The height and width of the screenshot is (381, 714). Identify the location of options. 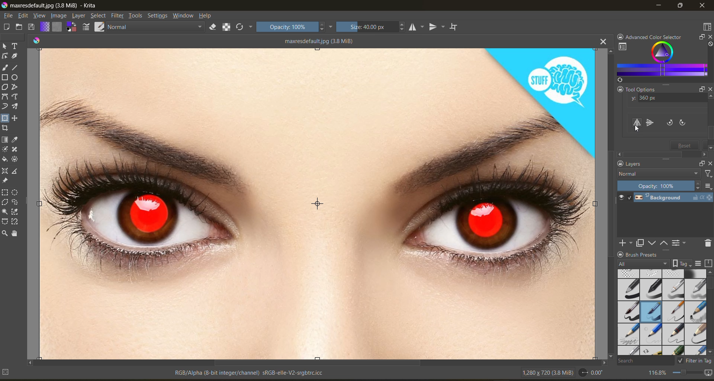
(708, 186).